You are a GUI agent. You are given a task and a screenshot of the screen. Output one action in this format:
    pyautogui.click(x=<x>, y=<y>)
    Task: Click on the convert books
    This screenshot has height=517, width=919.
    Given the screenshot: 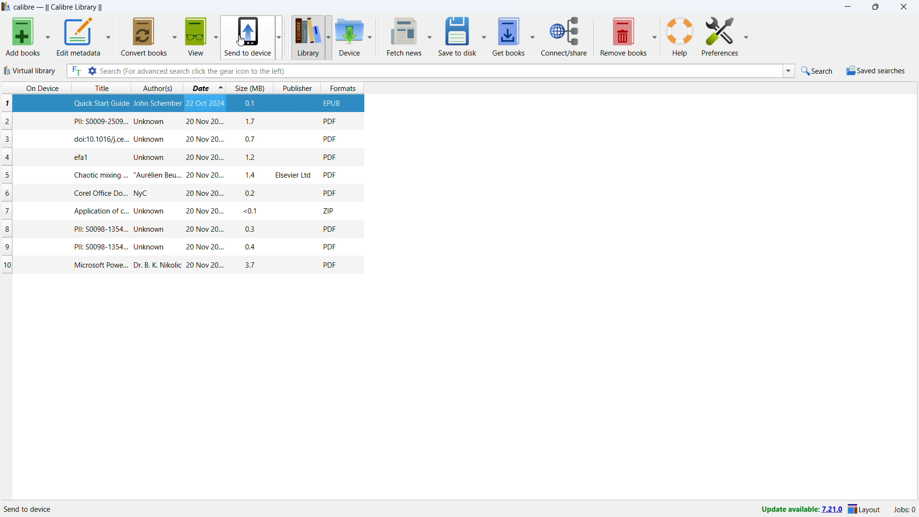 What is the action you would take?
    pyautogui.click(x=145, y=36)
    